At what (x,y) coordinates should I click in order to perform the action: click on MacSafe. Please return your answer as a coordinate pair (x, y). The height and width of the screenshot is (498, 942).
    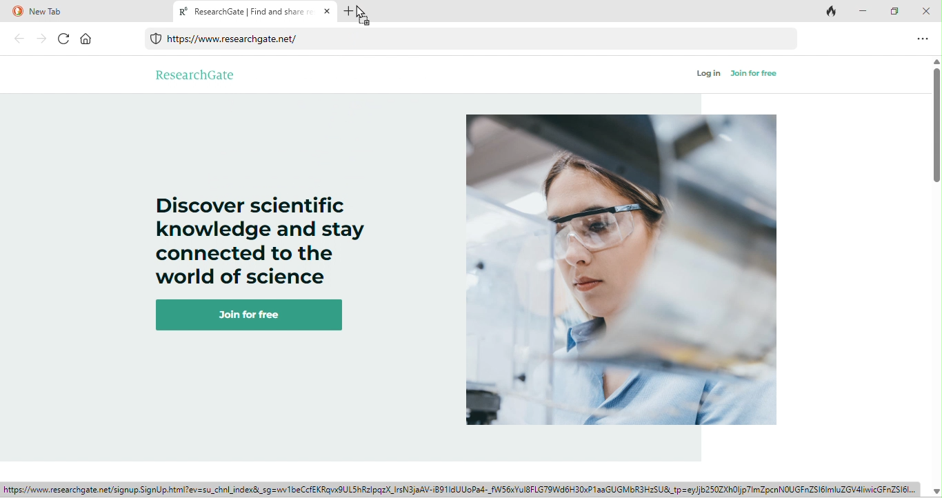
    Looking at the image, I should click on (156, 39).